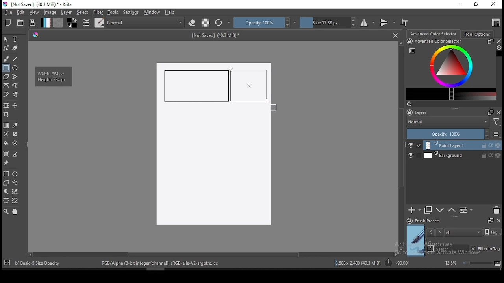 The width and height of the screenshot is (504, 283). What do you see at coordinates (6, 95) in the screenshot?
I see `dynamic brush tool` at bounding box center [6, 95].